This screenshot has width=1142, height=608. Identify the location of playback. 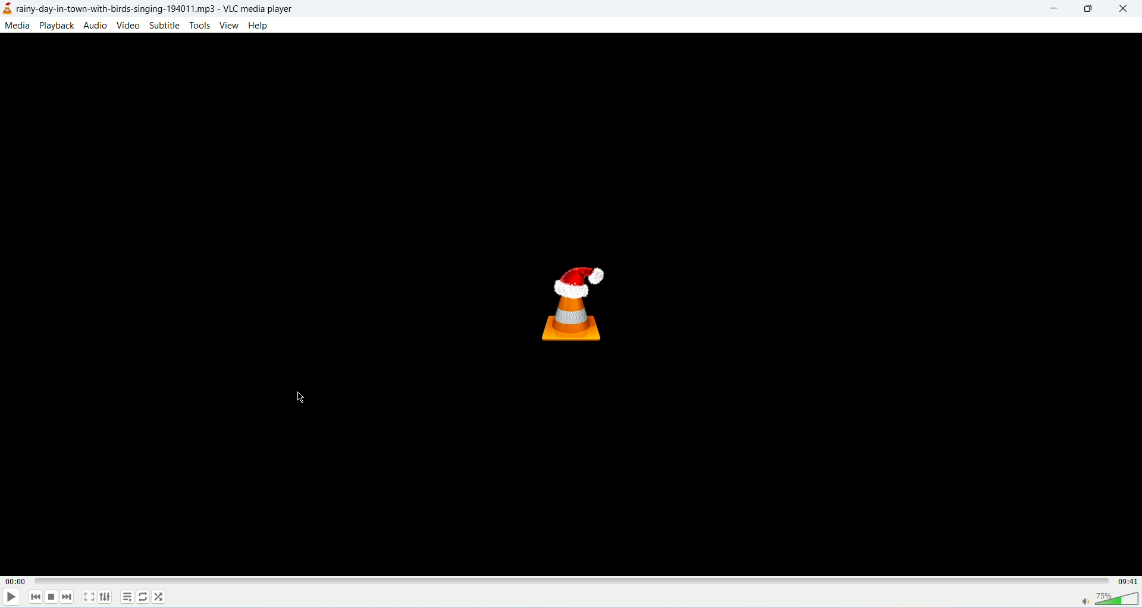
(58, 26).